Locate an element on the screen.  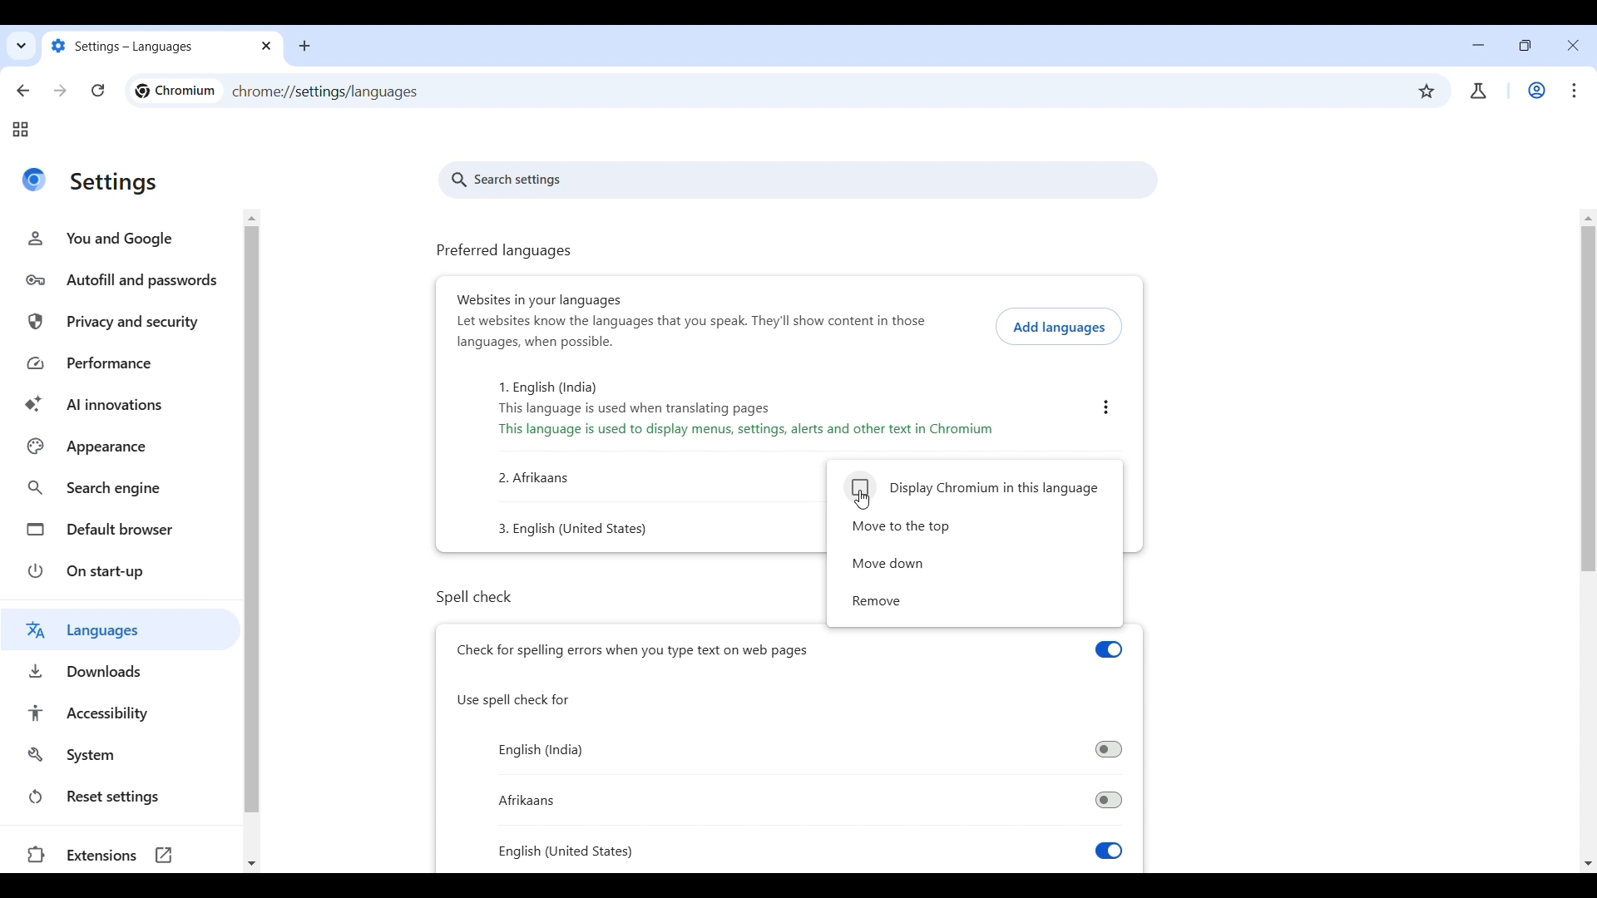
Move to the top is located at coordinates (977, 527).